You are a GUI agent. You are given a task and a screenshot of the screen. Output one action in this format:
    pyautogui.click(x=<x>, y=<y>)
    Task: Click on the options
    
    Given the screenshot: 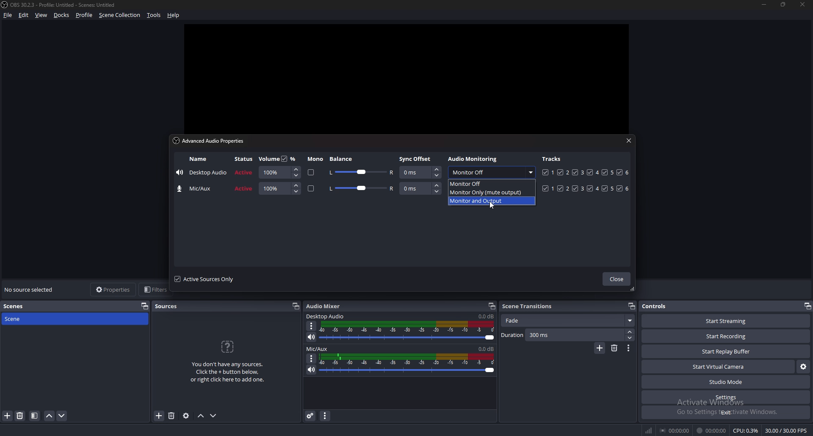 What is the action you would take?
    pyautogui.click(x=311, y=359)
    